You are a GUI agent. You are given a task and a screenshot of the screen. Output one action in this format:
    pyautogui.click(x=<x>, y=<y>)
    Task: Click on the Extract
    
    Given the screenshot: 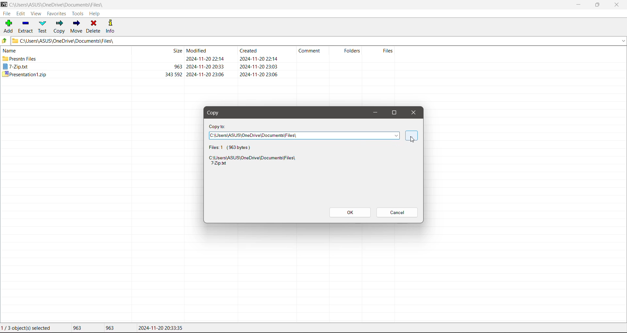 What is the action you would take?
    pyautogui.click(x=25, y=26)
    